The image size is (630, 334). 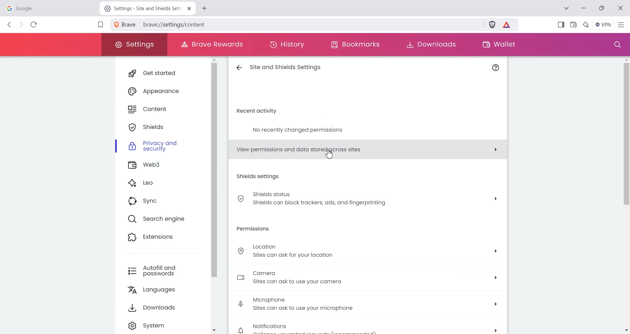 I want to click on Location
sites can ask for your location, so click(x=366, y=252).